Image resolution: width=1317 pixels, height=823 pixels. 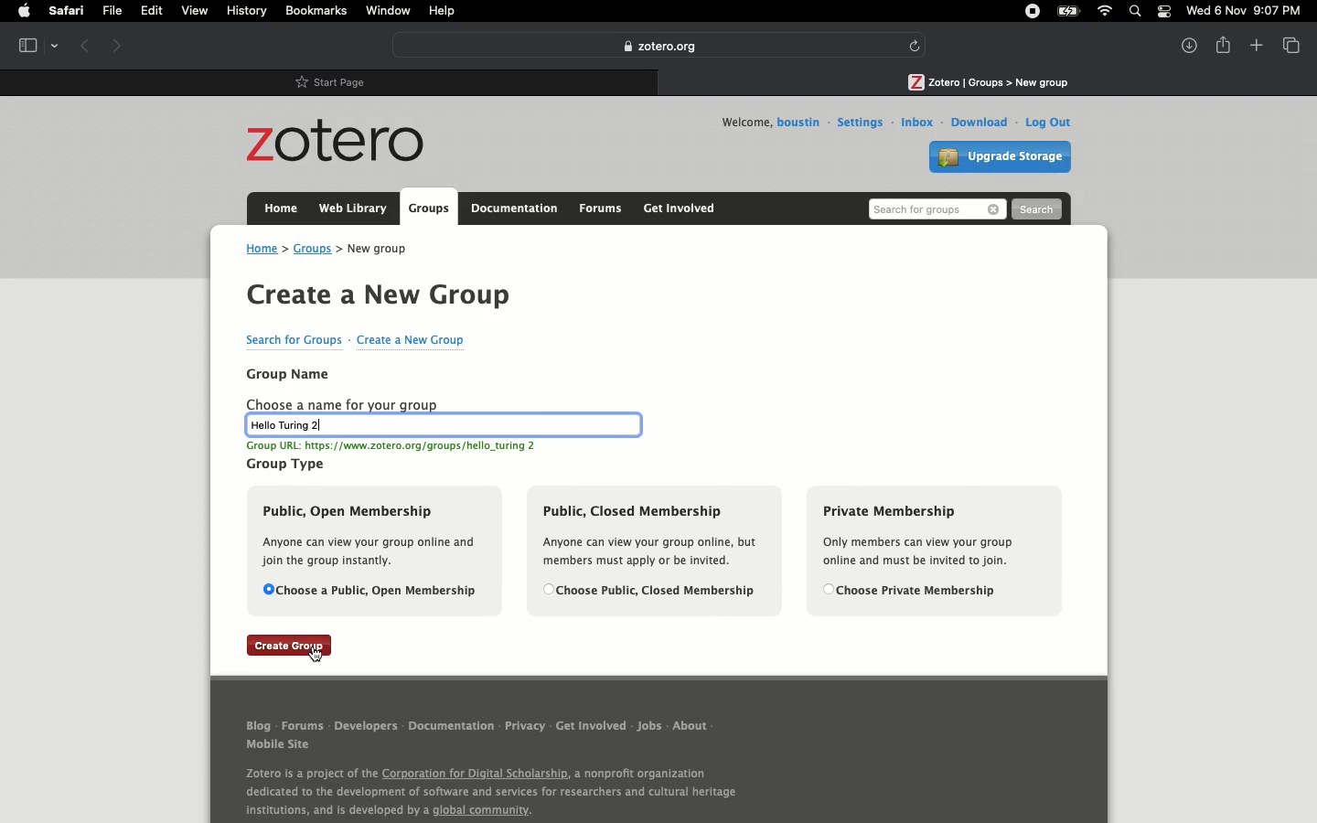 I want to click on Developers, so click(x=369, y=725).